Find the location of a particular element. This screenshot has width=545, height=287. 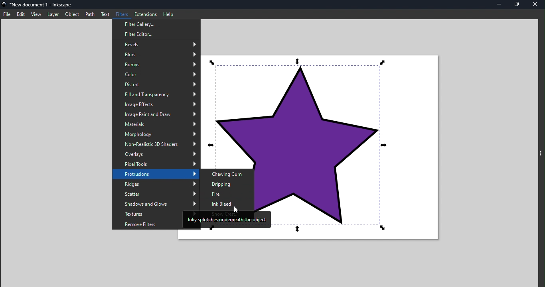

Pixels is located at coordinates (156, 165).